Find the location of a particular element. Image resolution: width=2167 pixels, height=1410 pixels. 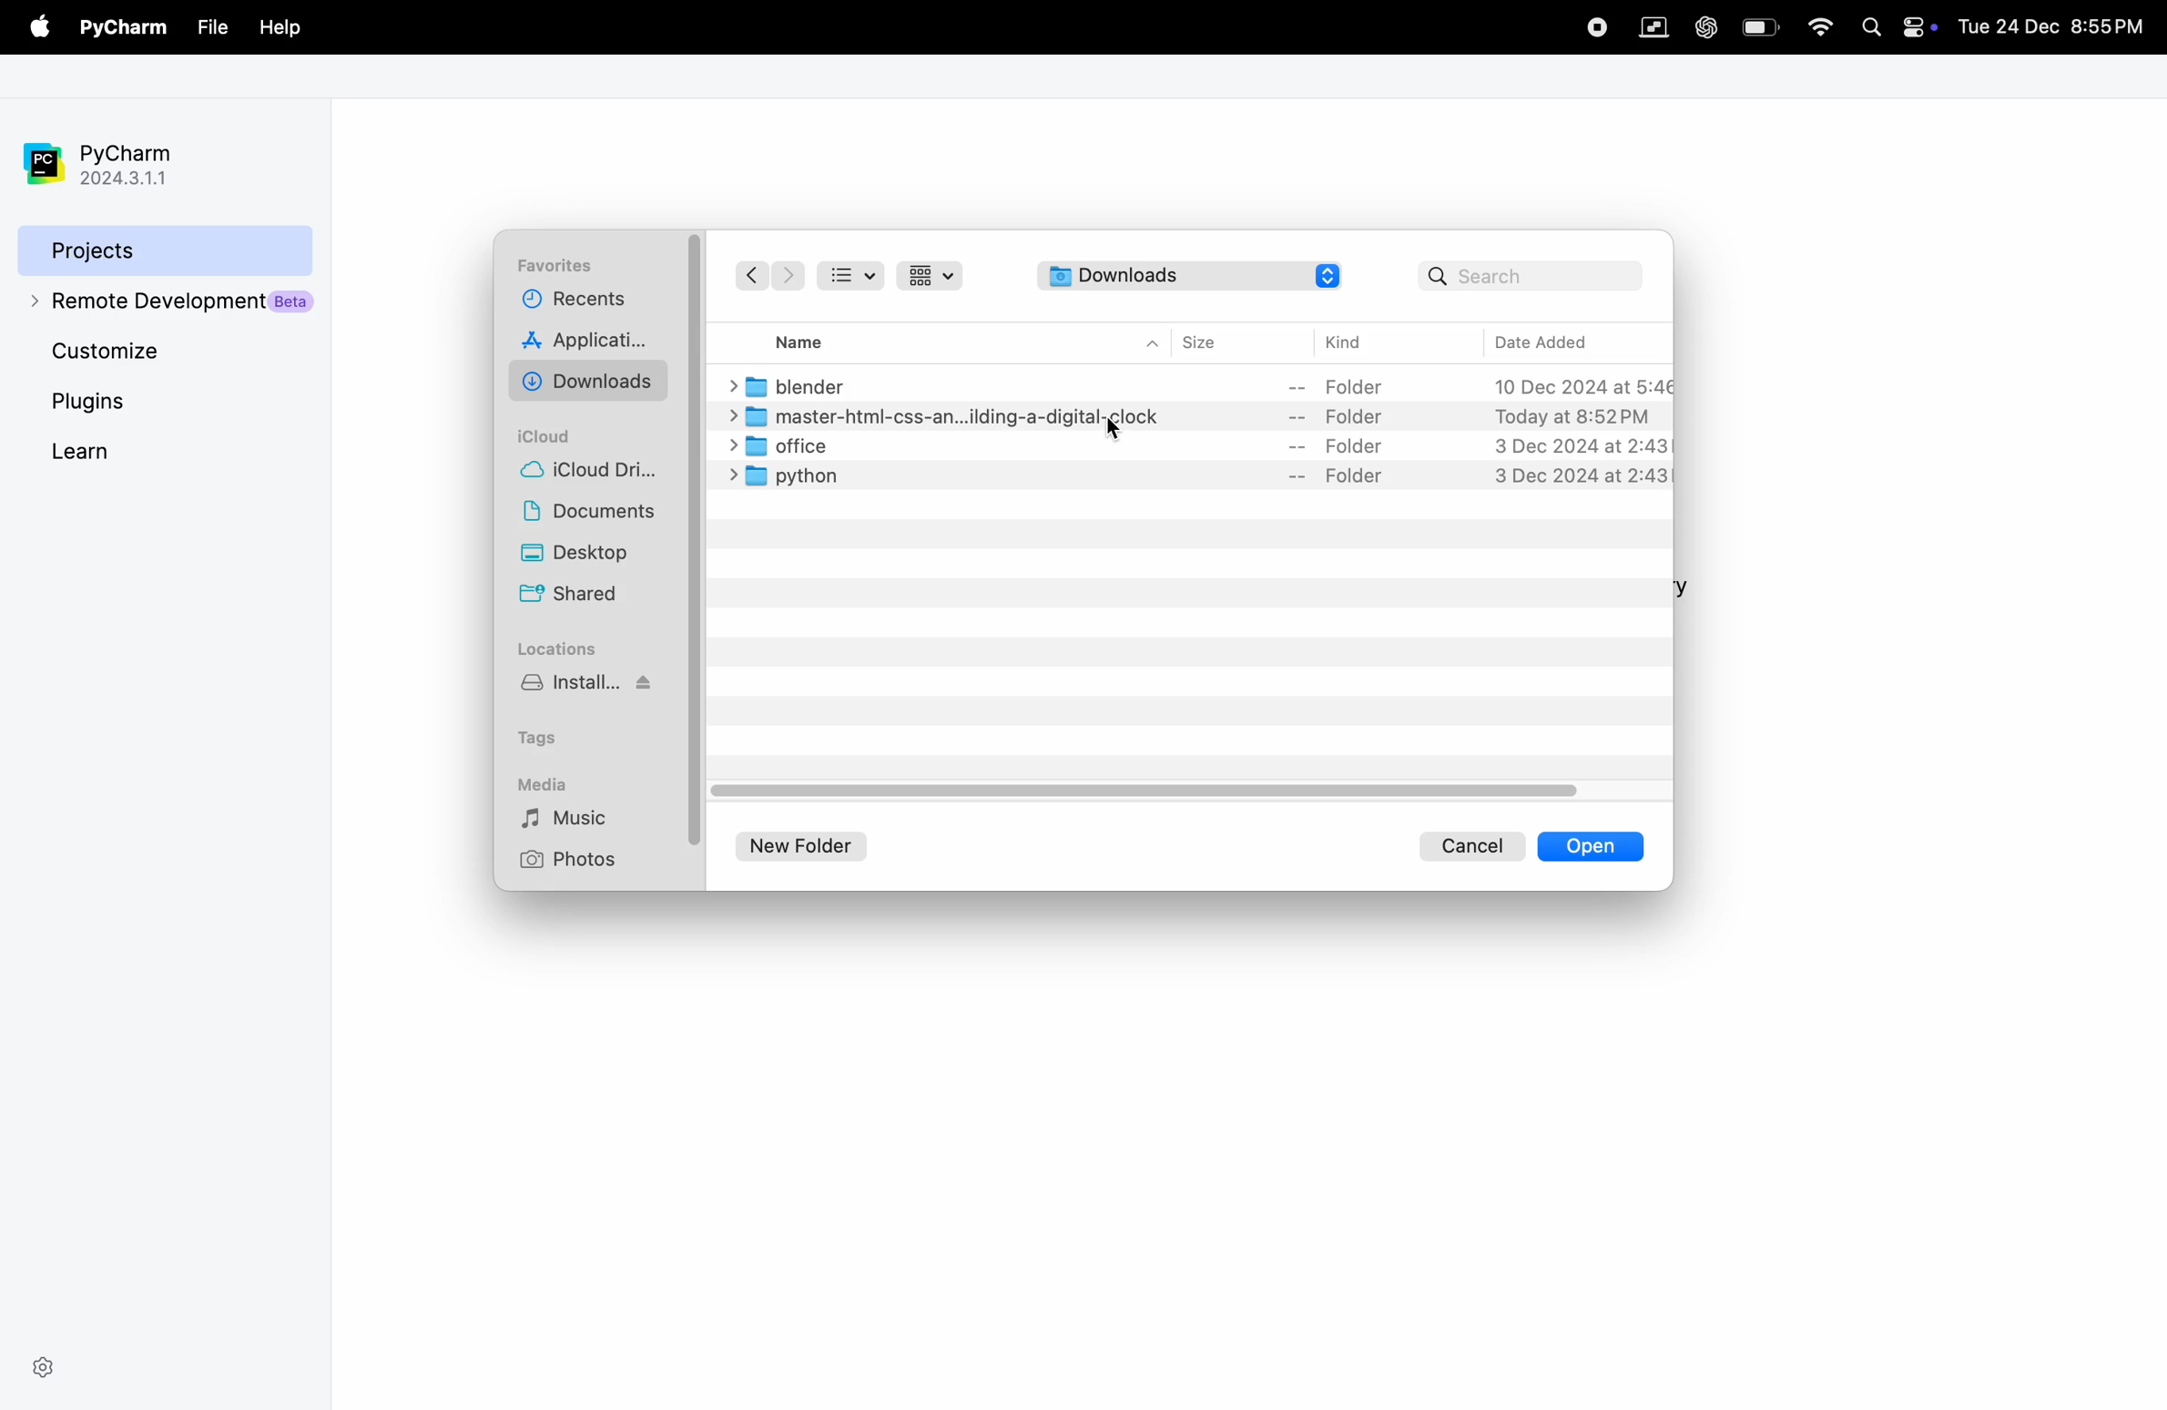

tags is located at coordinates (553, 734).